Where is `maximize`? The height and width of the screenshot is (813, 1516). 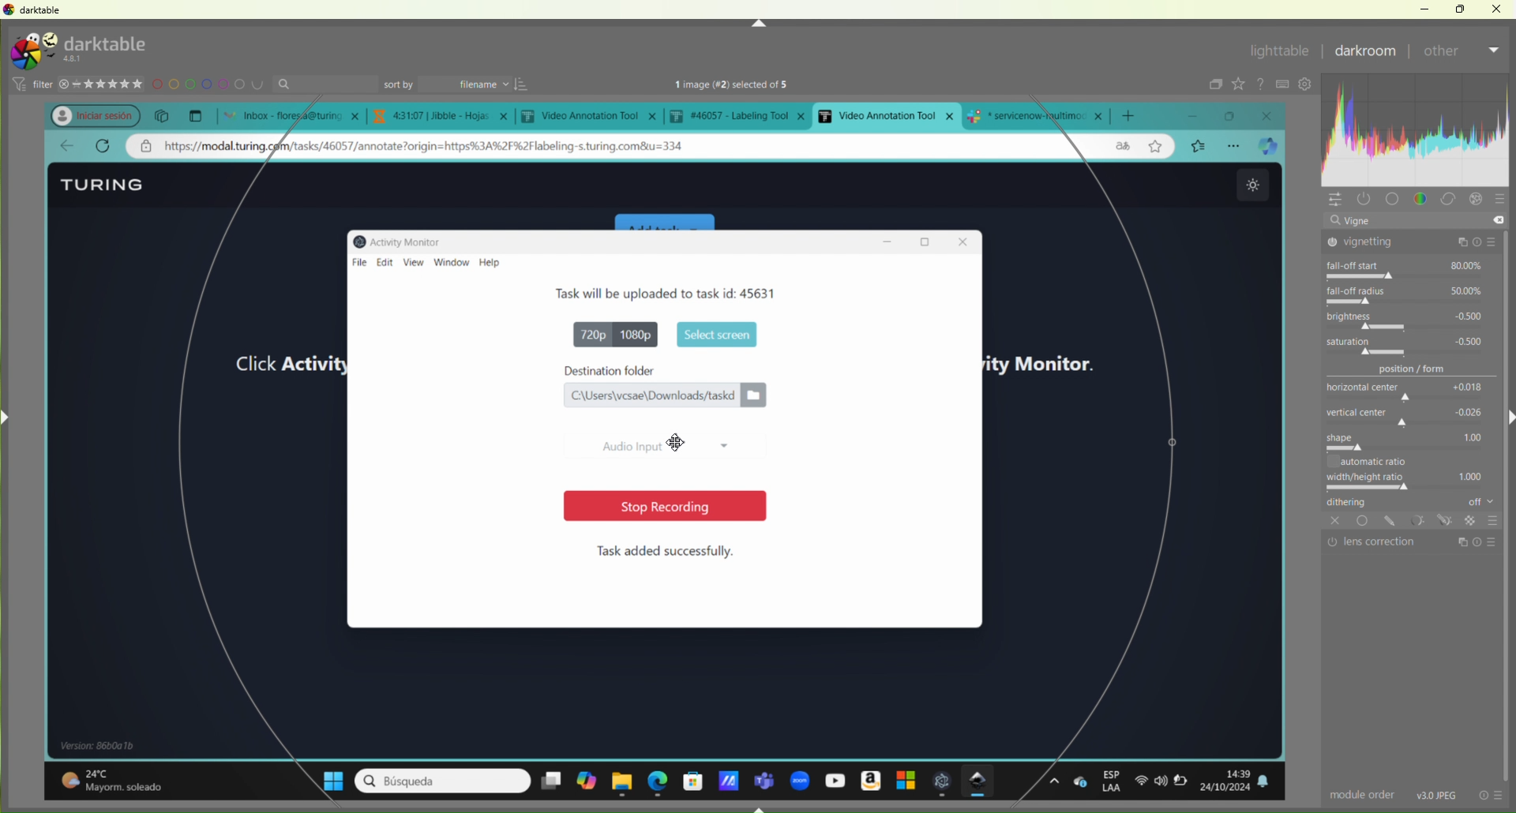
maximize is located at coordinates (1236, 116).